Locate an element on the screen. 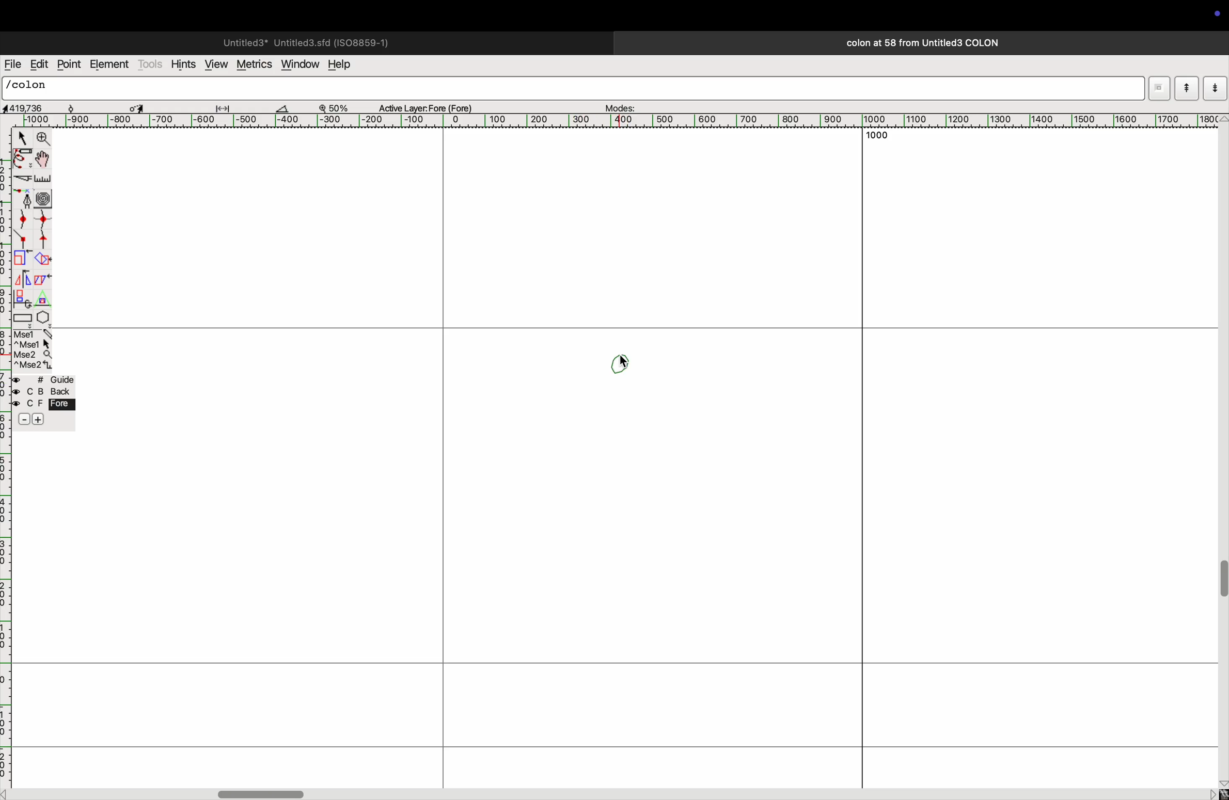  knife is located at coordinates (22, 180).